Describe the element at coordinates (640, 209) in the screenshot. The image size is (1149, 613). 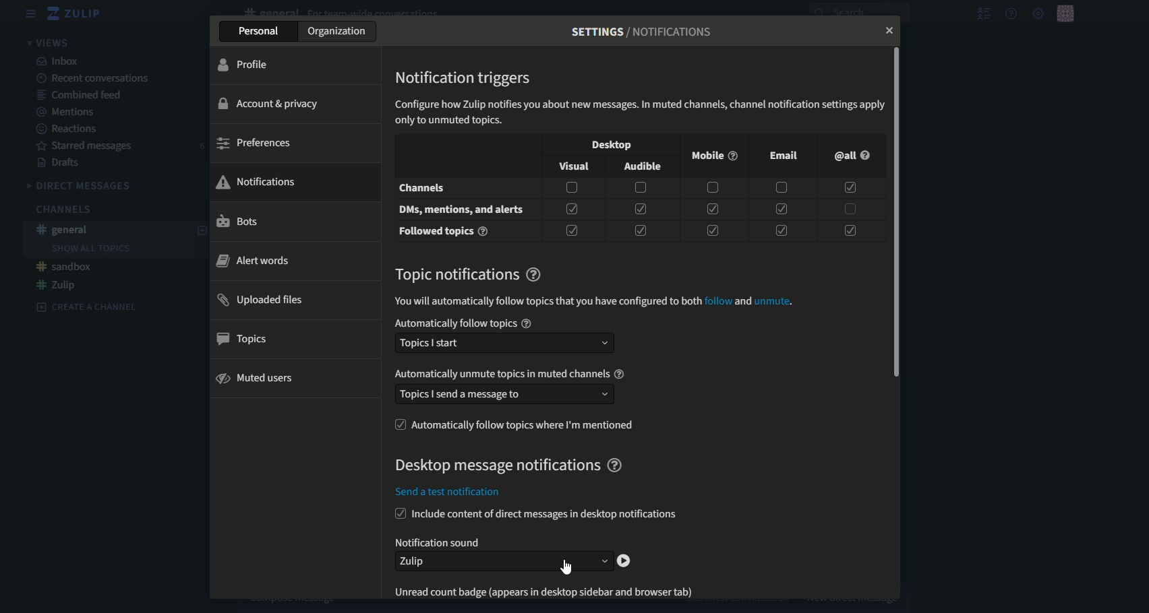
I see `checkbox` at that location.